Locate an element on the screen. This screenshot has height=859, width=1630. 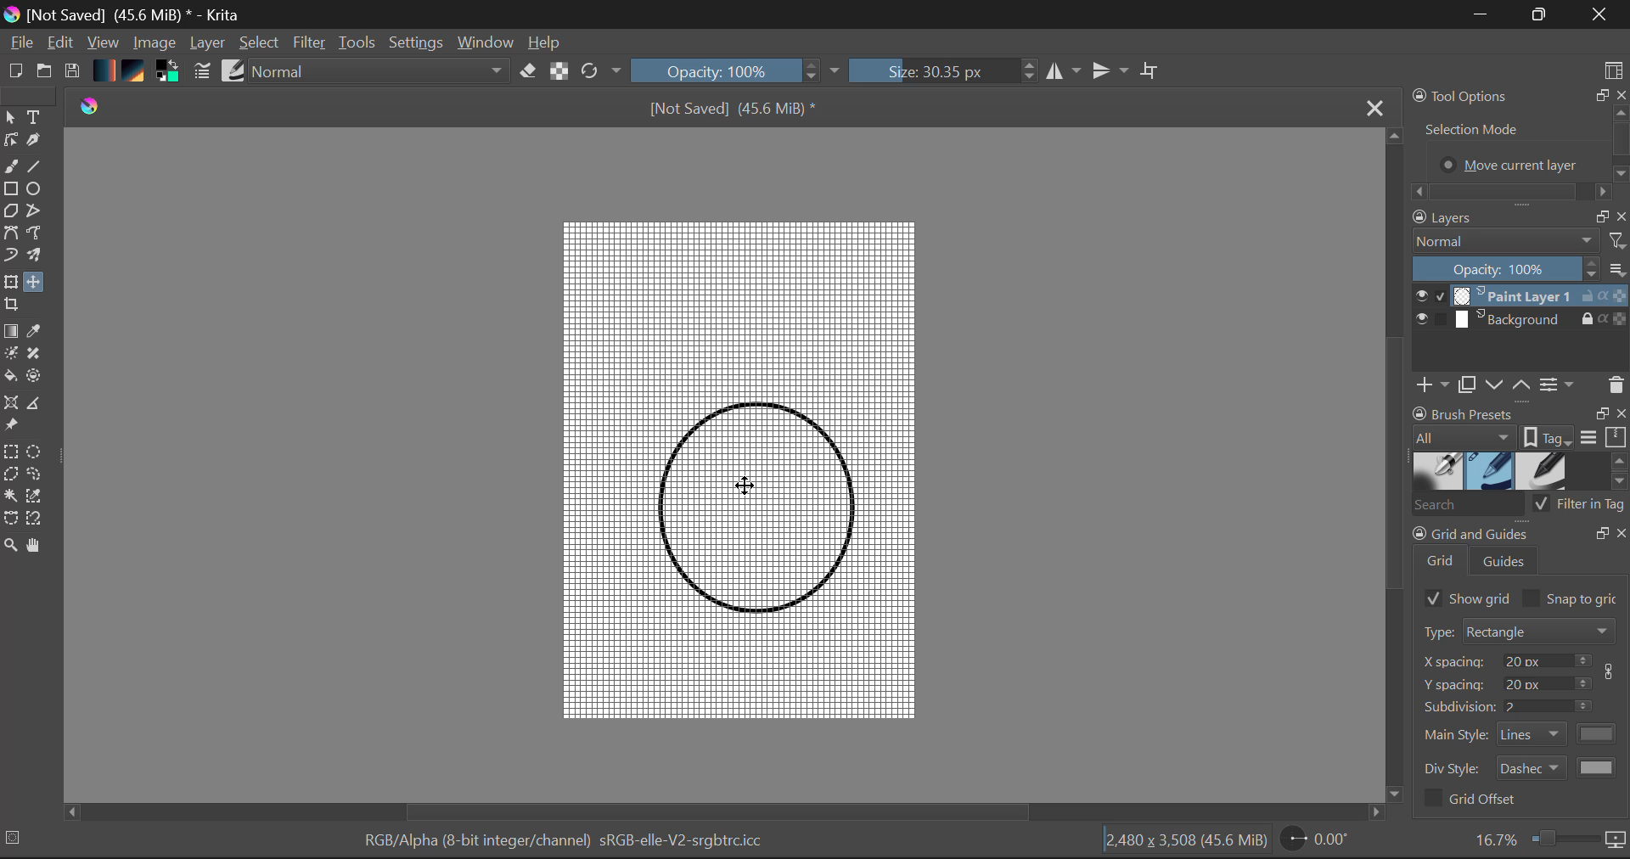
Reference Images is located at coordinates (11, 426).